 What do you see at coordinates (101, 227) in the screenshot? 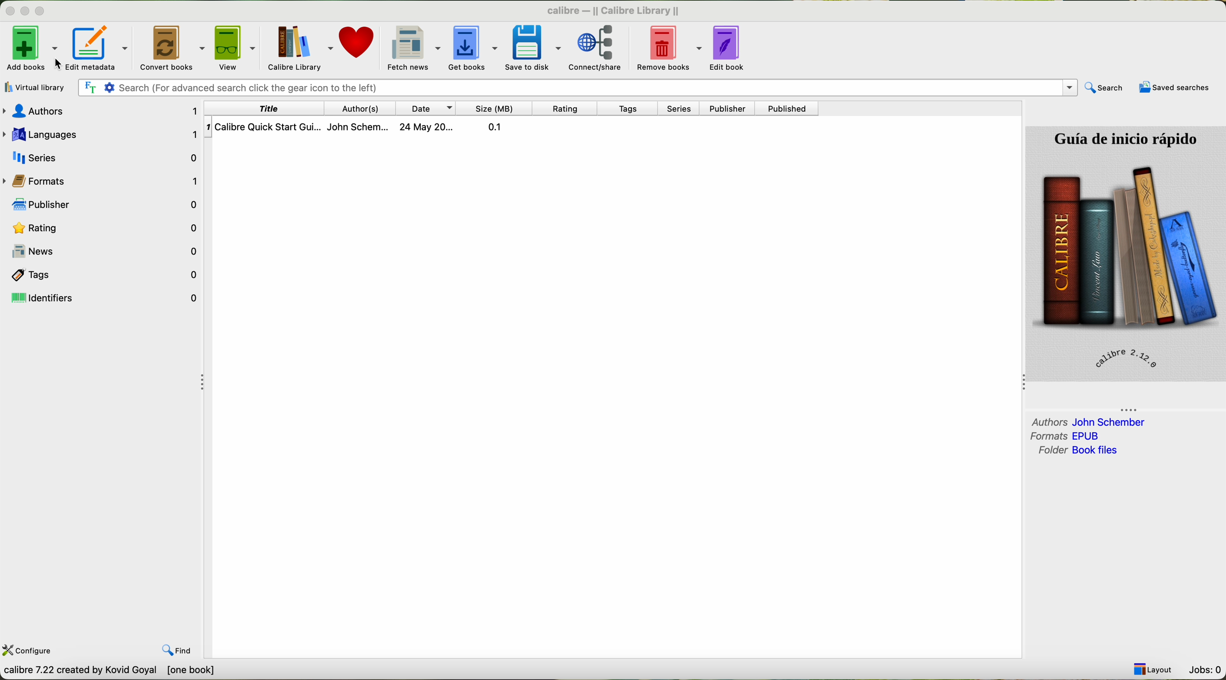
I see `rating` at bounding box center [101, 227].